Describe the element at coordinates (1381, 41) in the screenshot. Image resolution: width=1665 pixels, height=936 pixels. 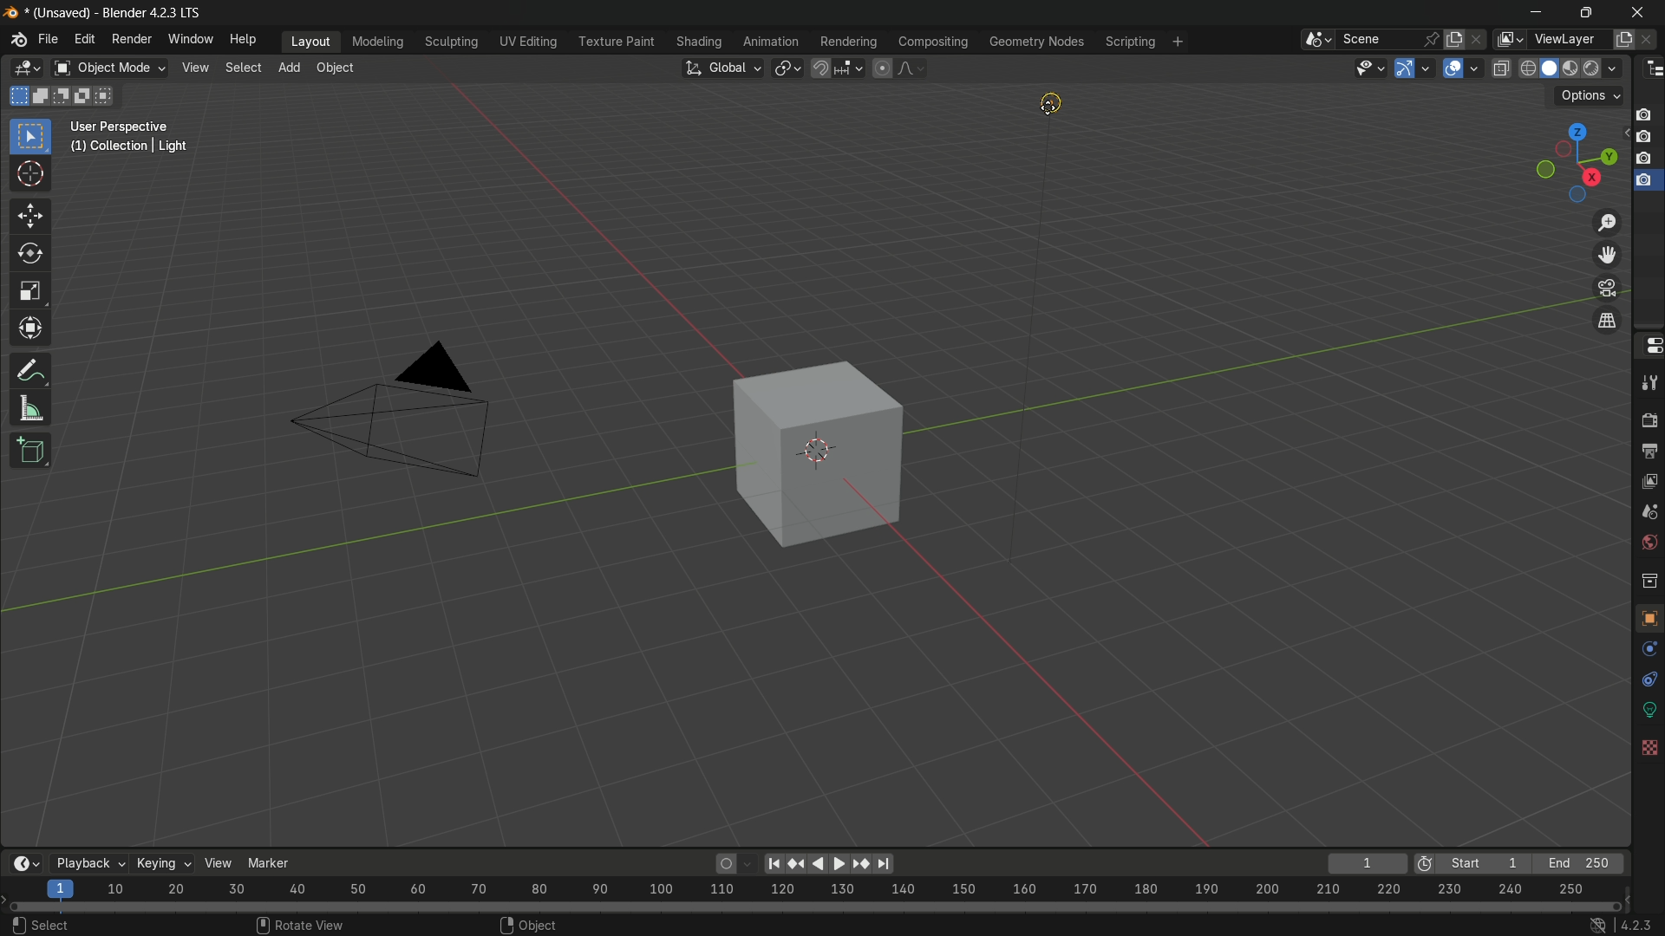
I see `scene name` at that location.